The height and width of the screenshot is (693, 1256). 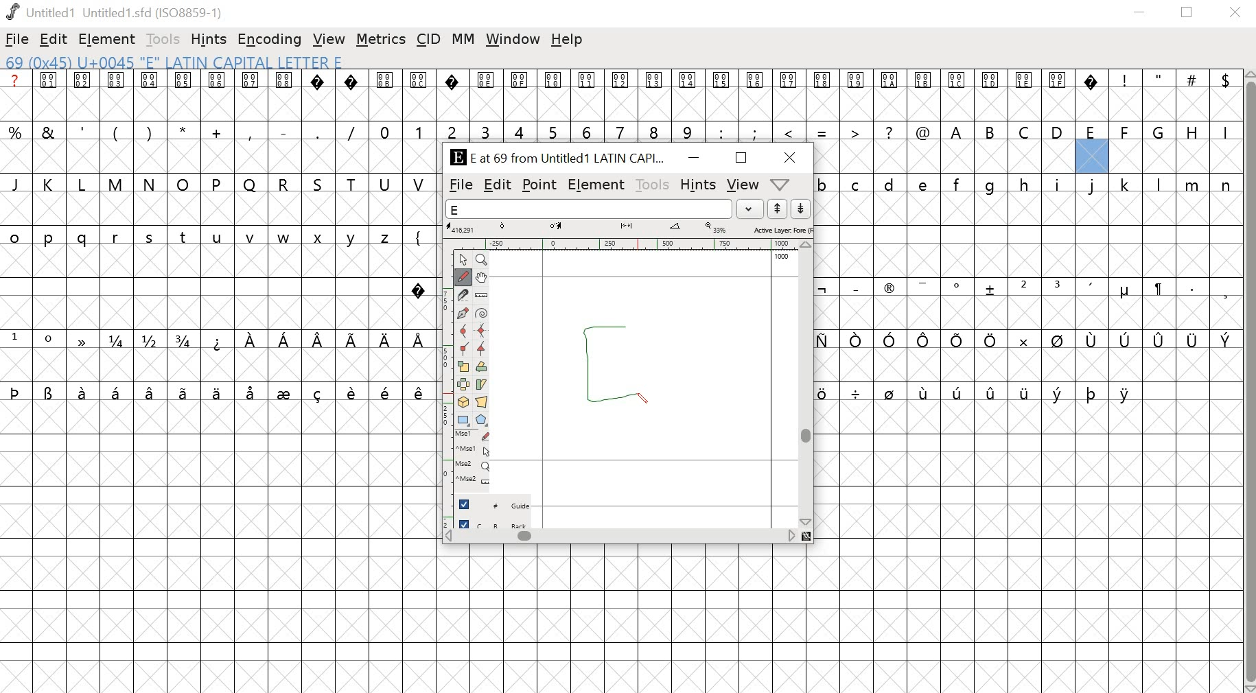 I want to click on close, so click(x=1235, y=13).